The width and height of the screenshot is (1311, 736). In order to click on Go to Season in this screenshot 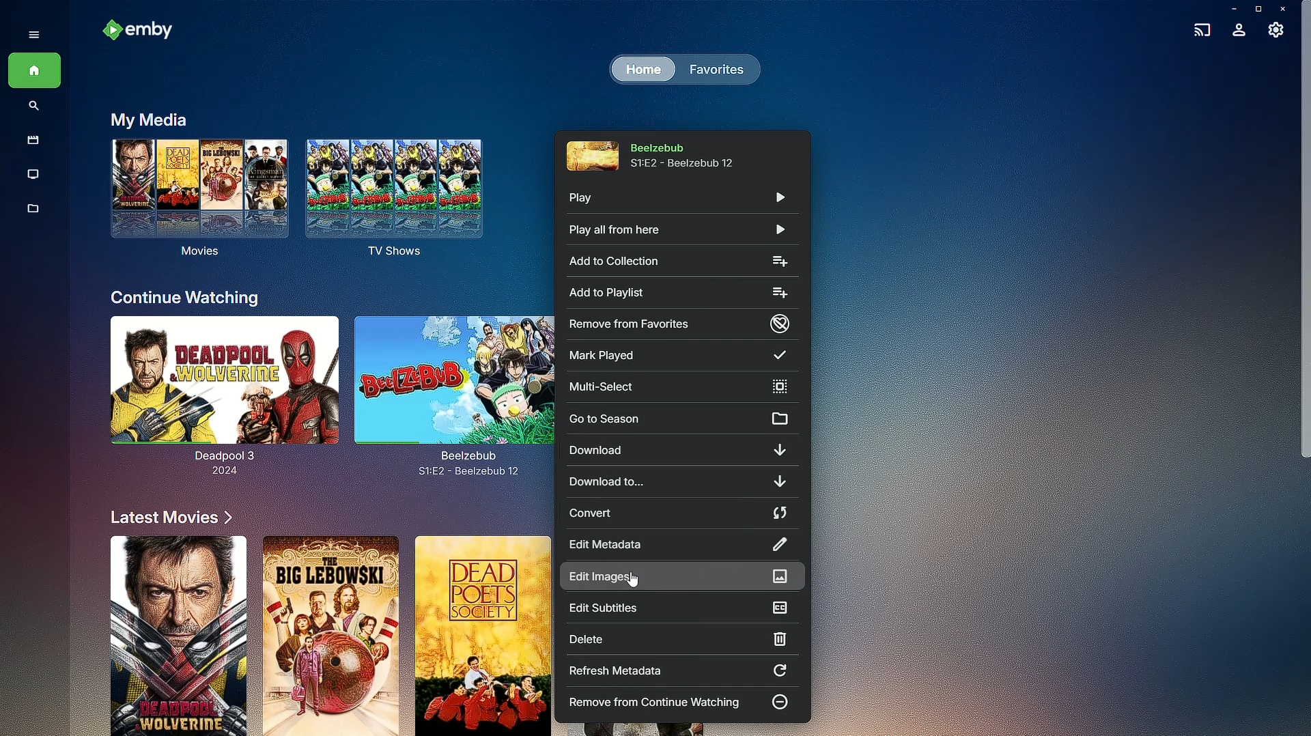, I will do `click(686, 416)`.